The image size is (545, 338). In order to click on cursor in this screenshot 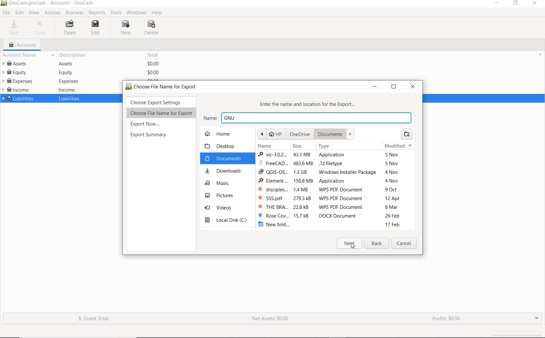, I will do `click(9, 14)`.